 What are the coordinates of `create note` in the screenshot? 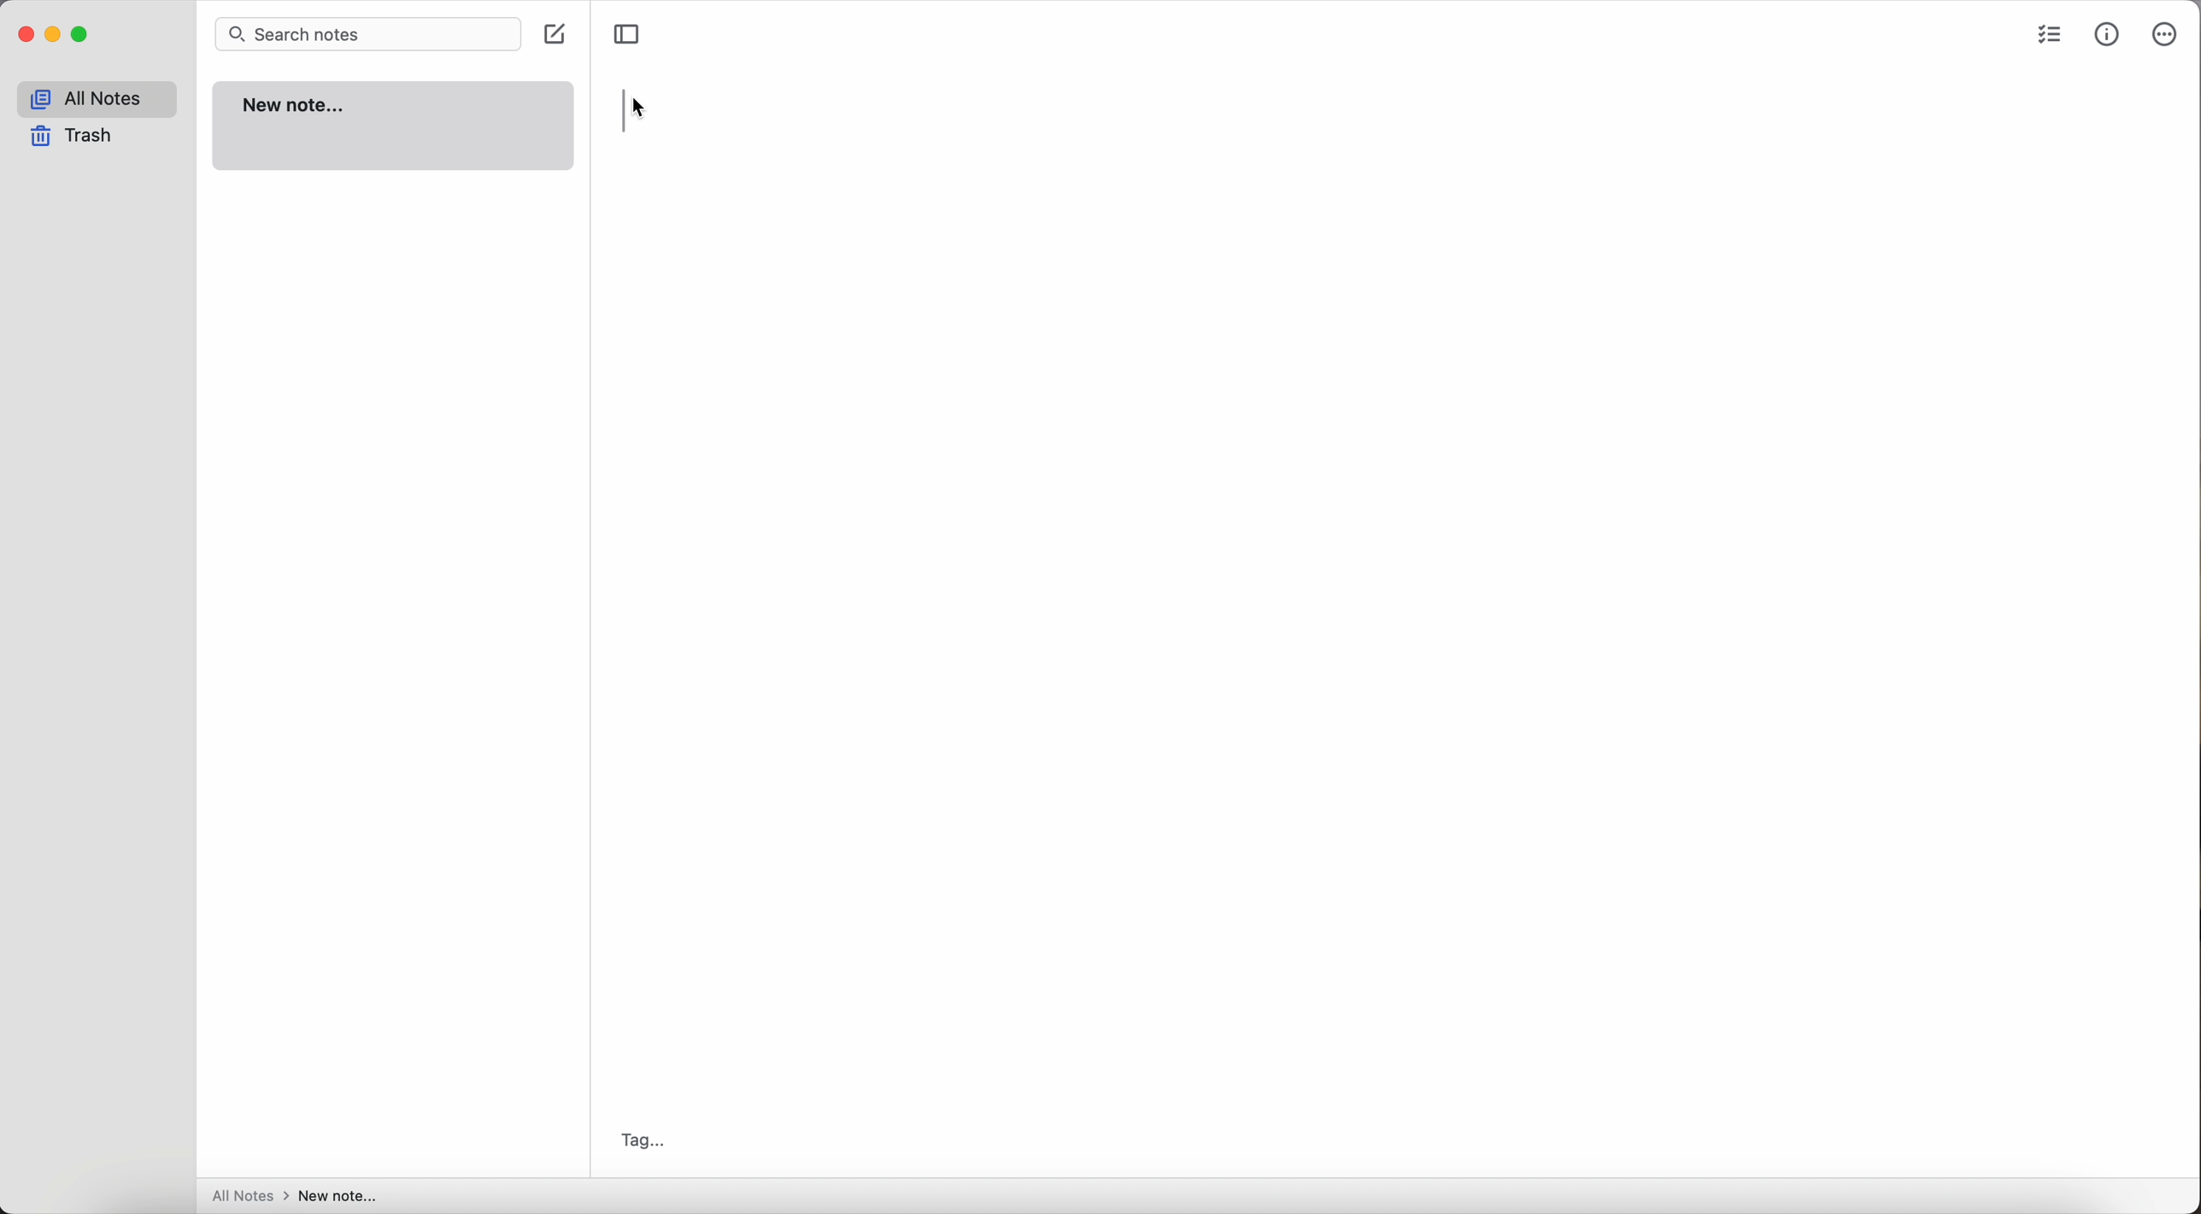 It's located at (559, 35).